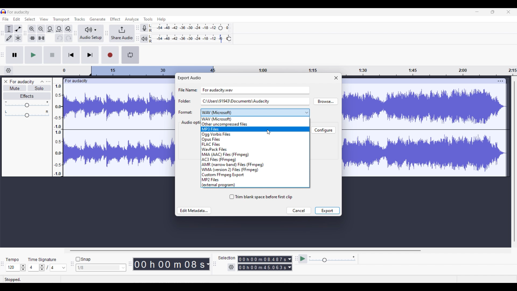 This screenshot has width=517, height=291. I want to click on Tools menu, so click(148, 19).